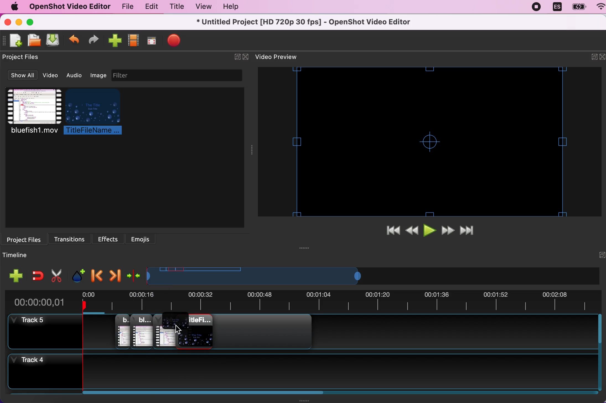  What do you see at coordinates (133, 42) in the screenshot?
I see `show profile` at bounding box center [133, 42].